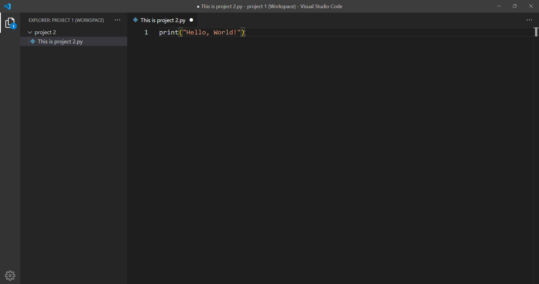 The width and height of the screenshot is (539, 284). Describe the element at coordinates (159, 20) in the screenshot. I see `This is project 2.py` at that location.